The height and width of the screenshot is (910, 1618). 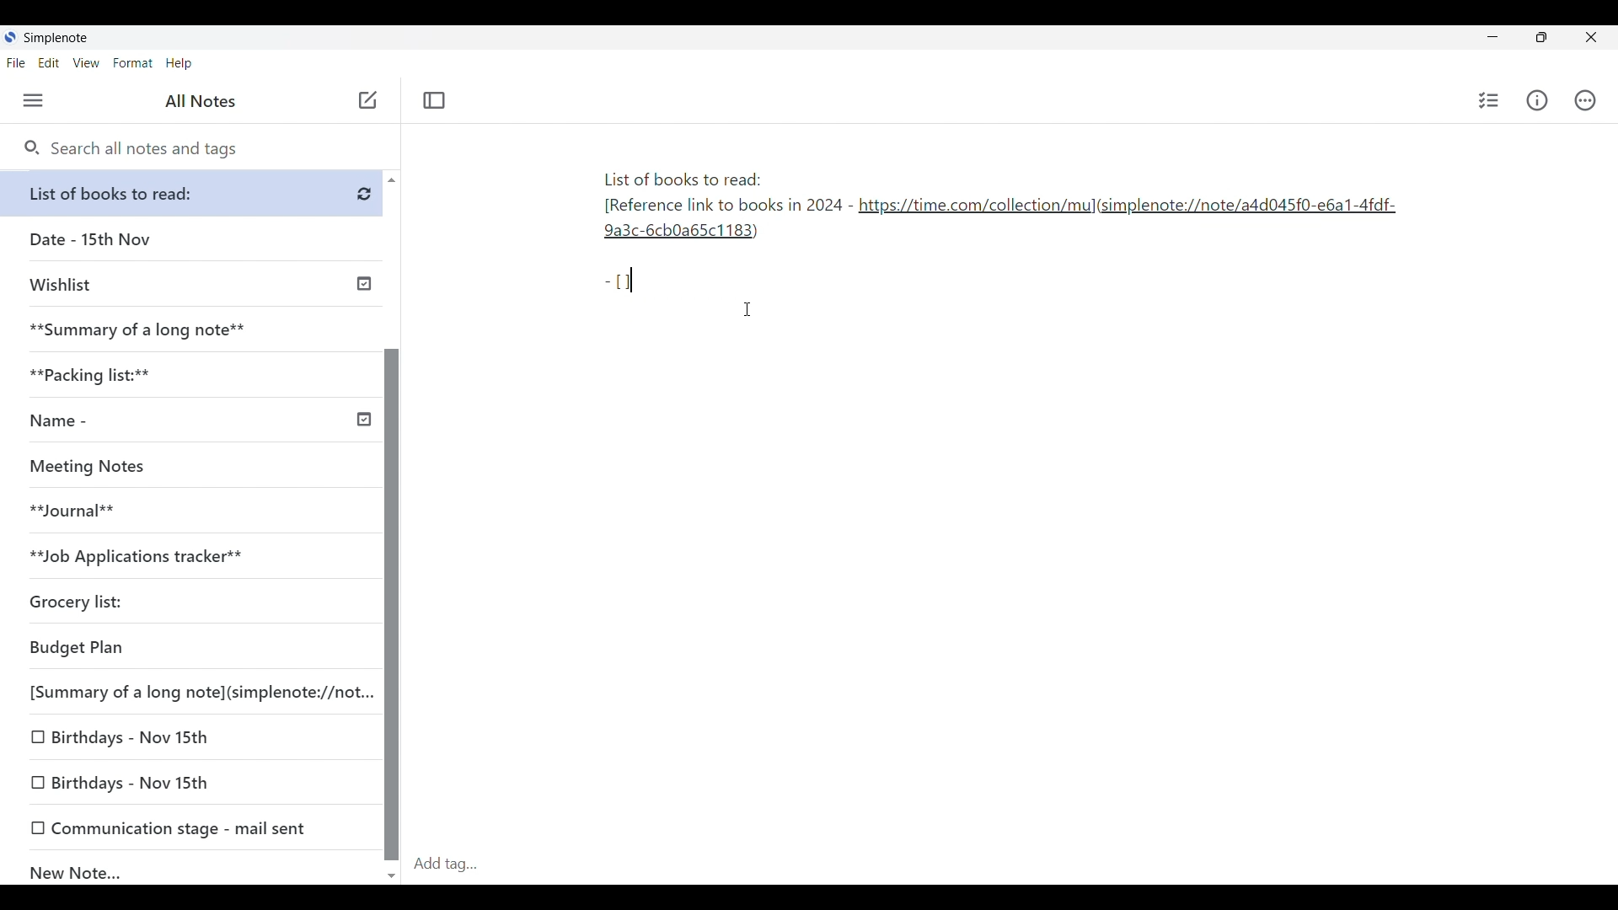 I want to click on Name -, so click(x=197, y=422).